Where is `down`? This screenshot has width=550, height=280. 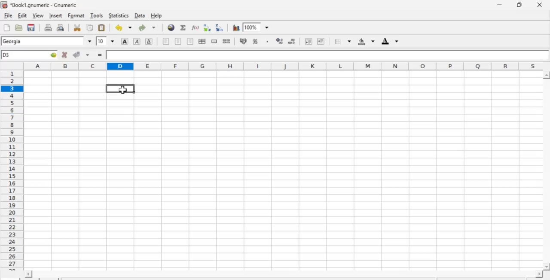
down is located at coordinates (89, 41).